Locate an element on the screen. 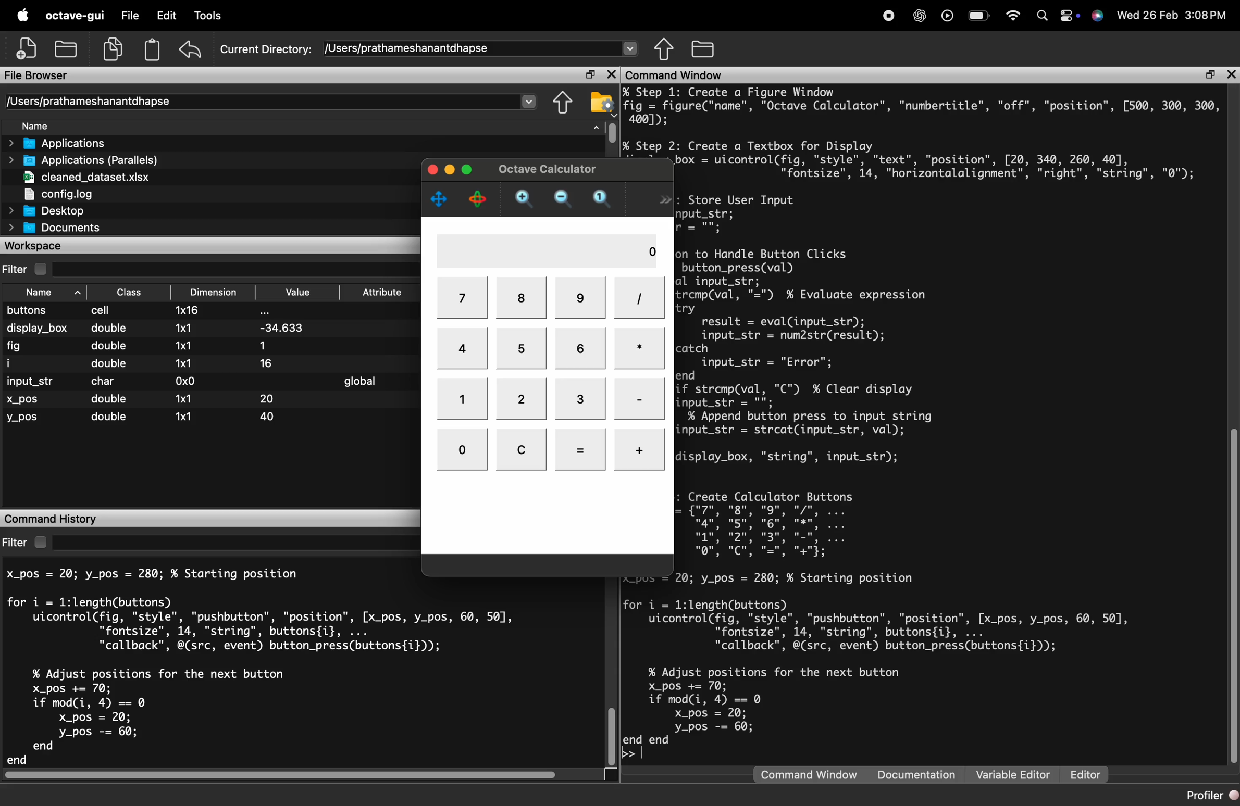 This screenshot has height=806, width=1240. search here is located at coordinates (232, 543).